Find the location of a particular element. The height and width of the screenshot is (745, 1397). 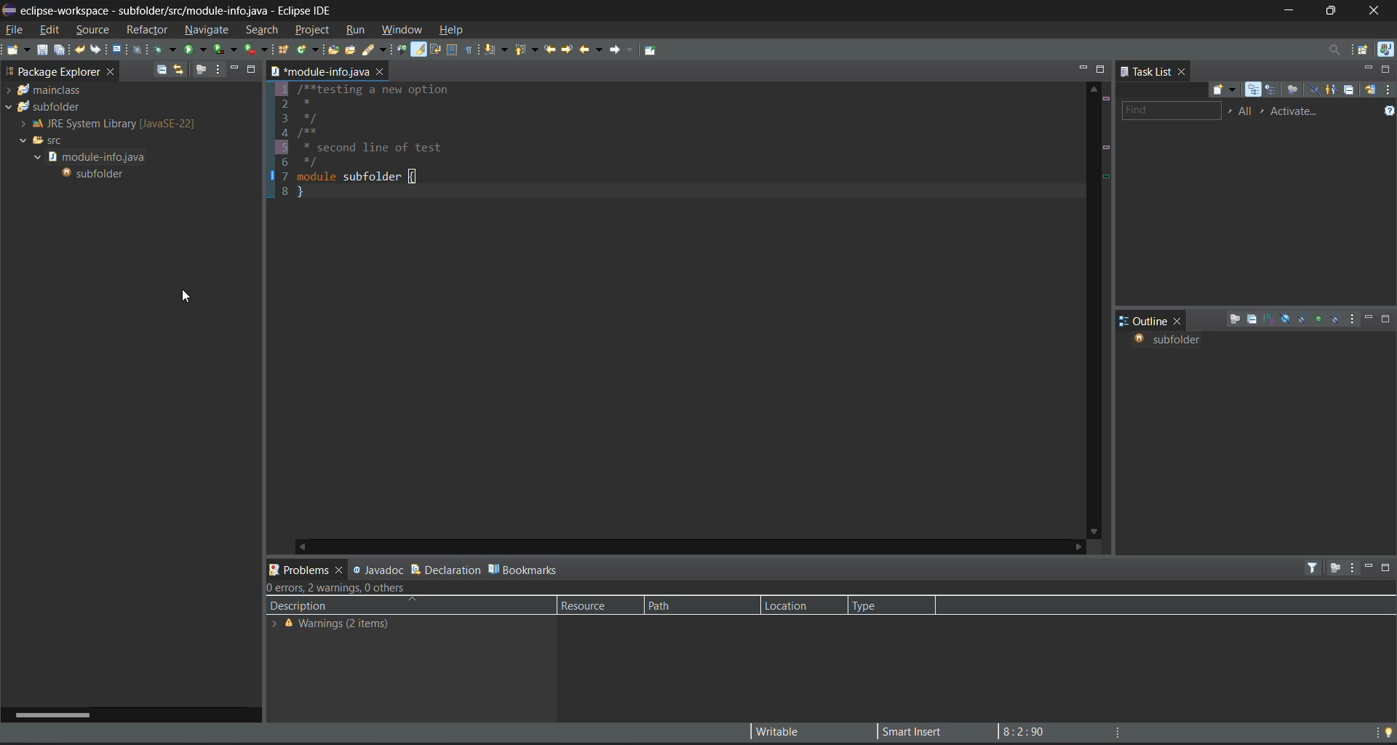

refractor is located at coordinates (147, 31).